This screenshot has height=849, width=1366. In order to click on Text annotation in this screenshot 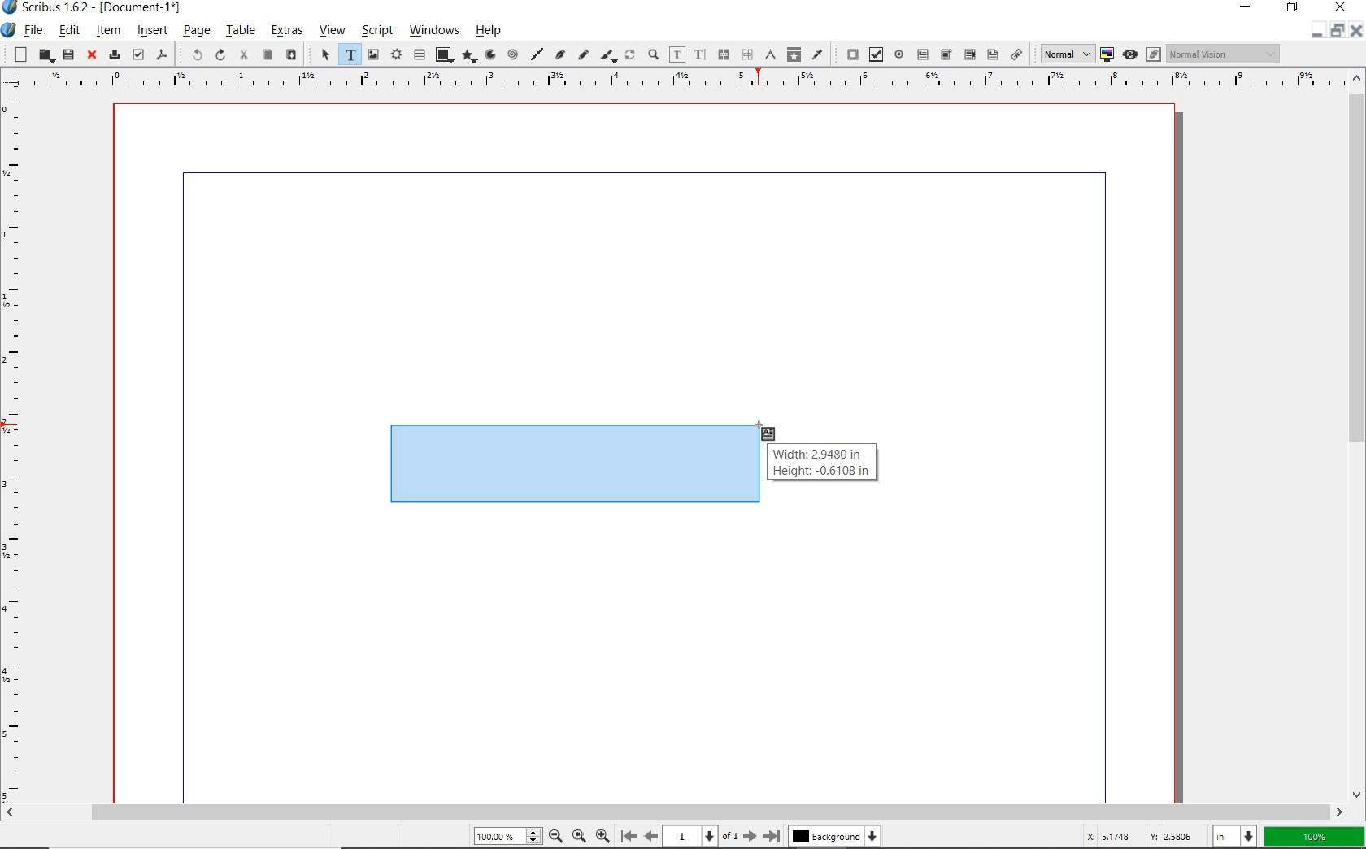, I will do `click(992, 56)`.